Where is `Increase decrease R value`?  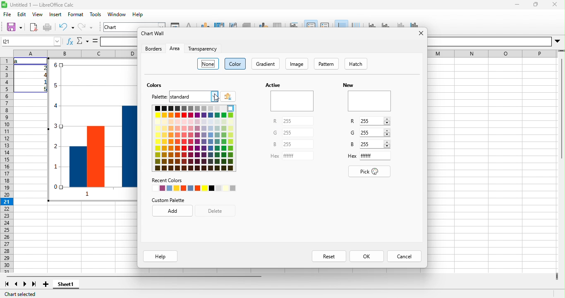 Increase decrease R value is located at coordinates (387, 121).